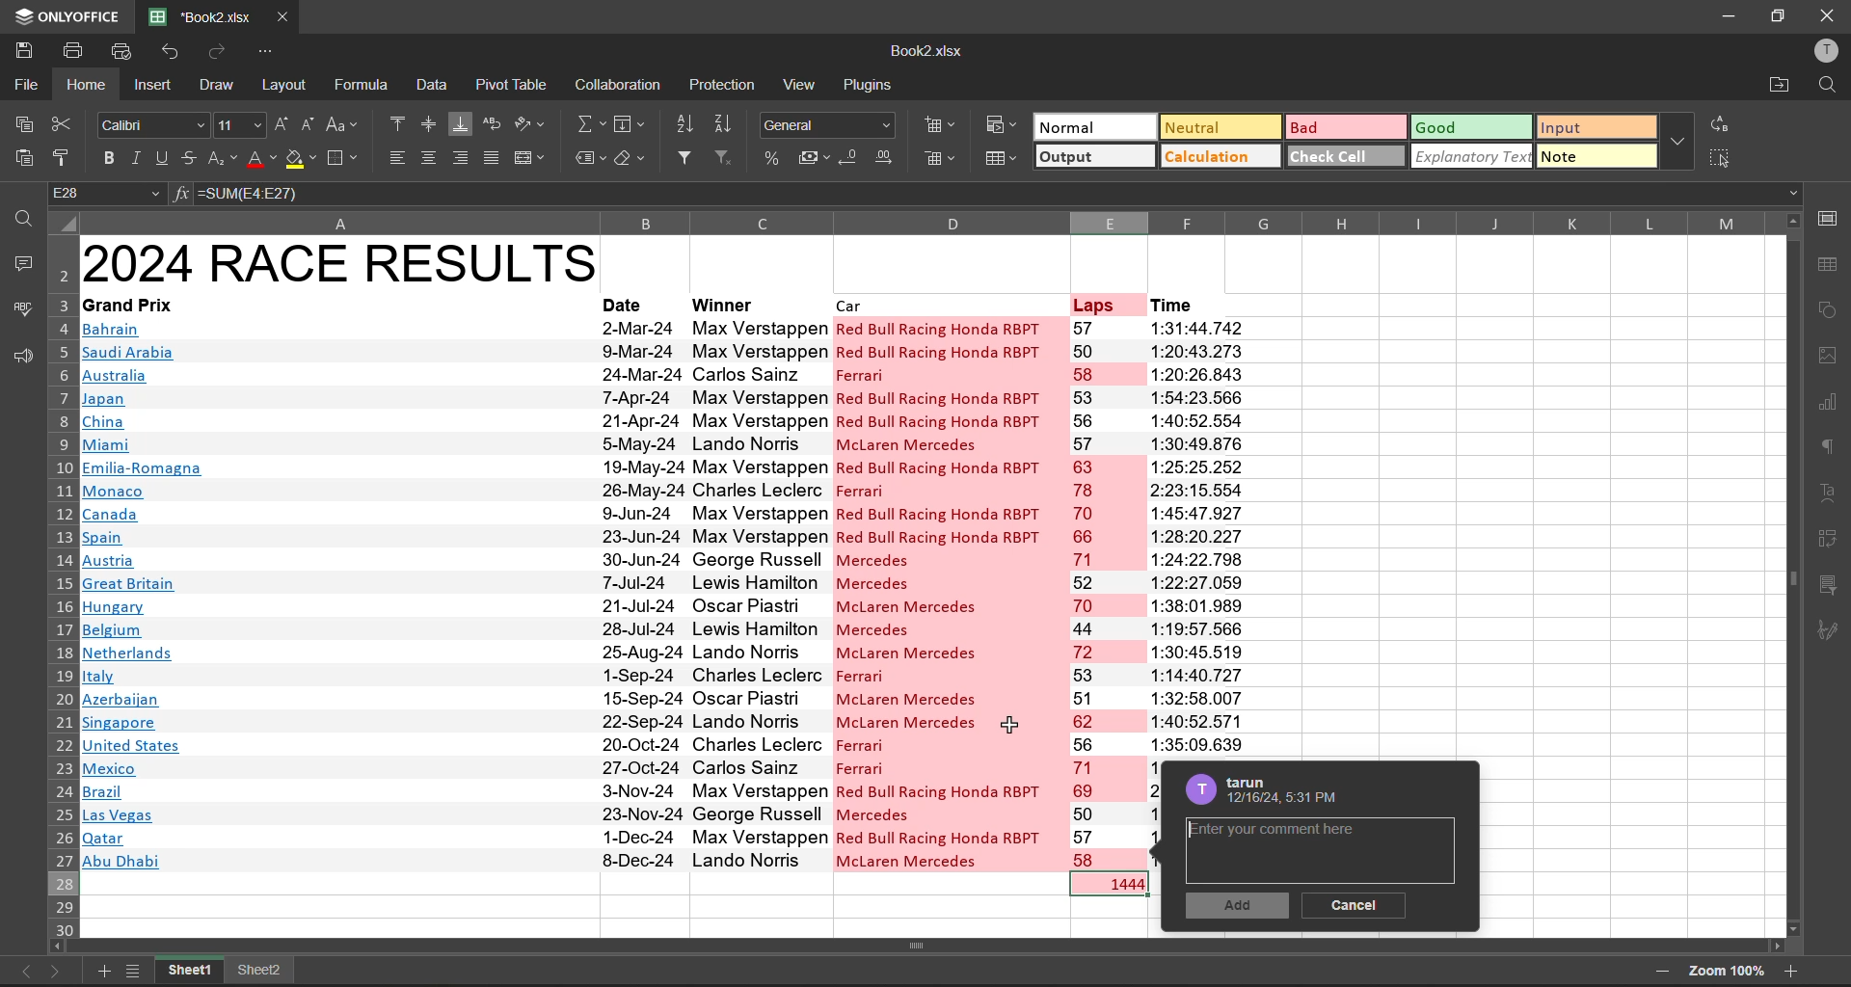 Image resolution: width=1851 pixels, height=987 pixels. Describe the element at coordinates (1827, 220) in the screenshot. I see `call settings` at that location.